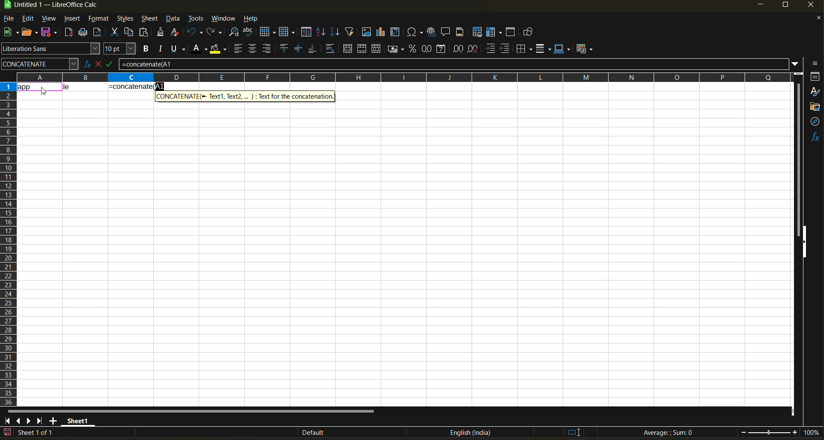  I want to click on function wizard, so click(85, 64).